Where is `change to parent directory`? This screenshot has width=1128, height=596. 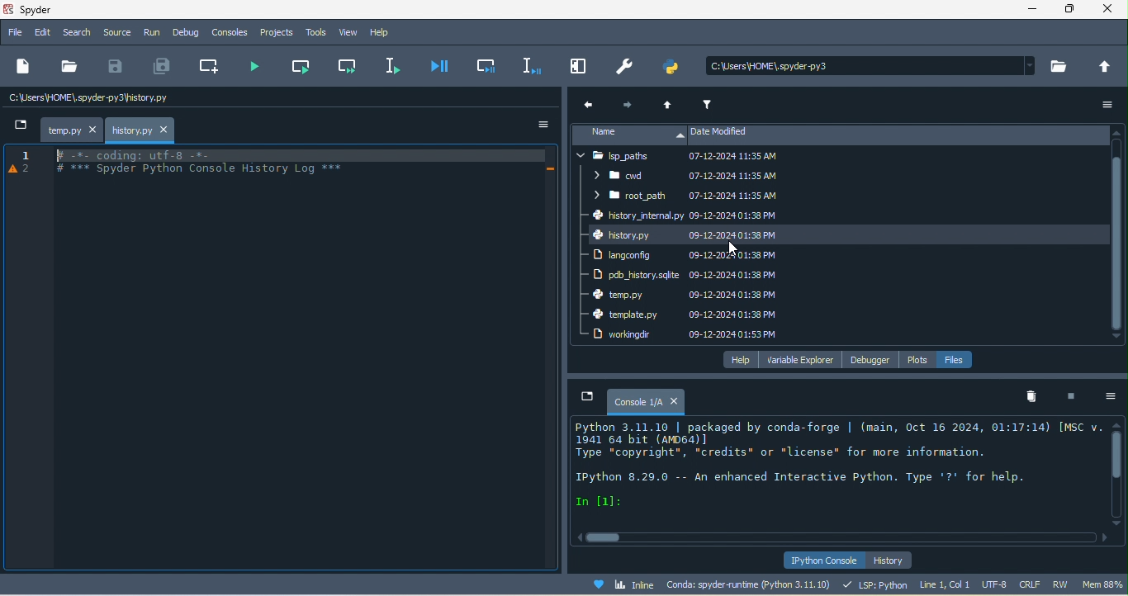
change to parent directory is located at coordinates (1100, 66).